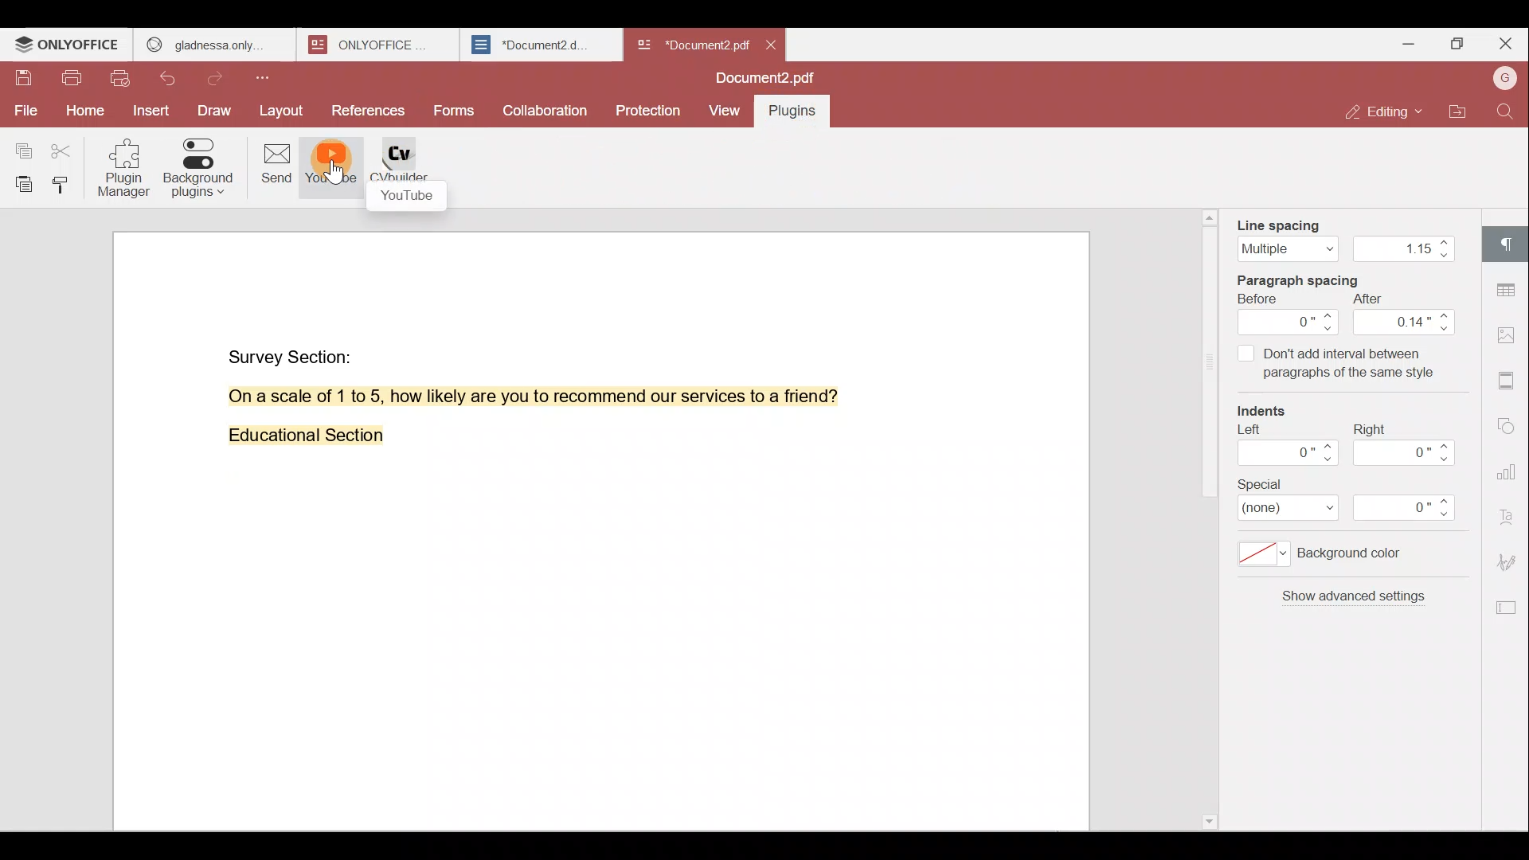 The image size is (1529, 860). Describe the element at coordinates (331, 169) in the screenshot. I see `YouTube` at that location.